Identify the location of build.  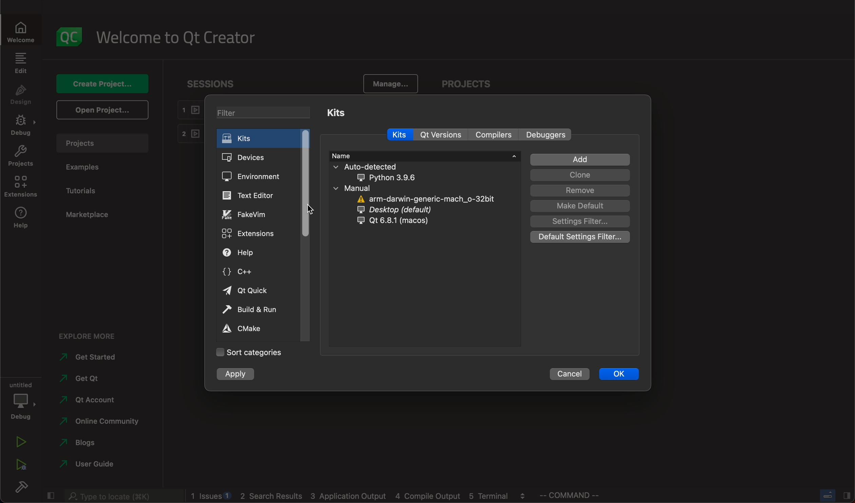
(252, 310).